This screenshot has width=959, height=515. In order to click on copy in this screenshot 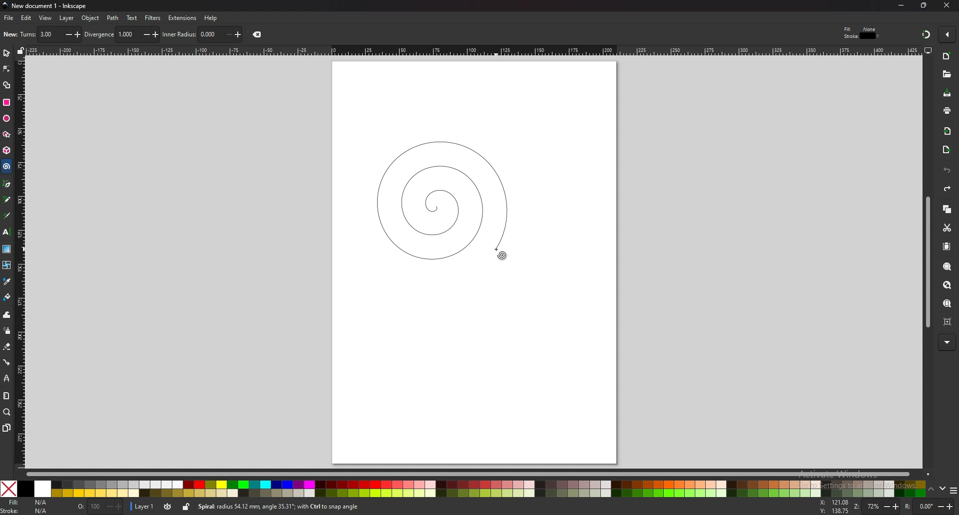, I will do `click(947, 209)`.